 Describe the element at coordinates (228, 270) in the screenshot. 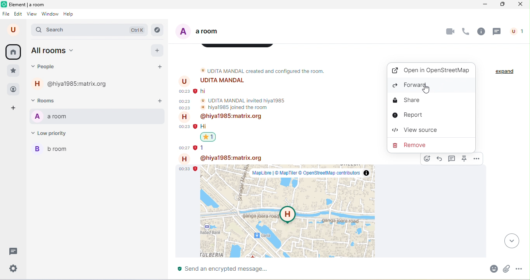

I see `send an encrypted message` at that location.